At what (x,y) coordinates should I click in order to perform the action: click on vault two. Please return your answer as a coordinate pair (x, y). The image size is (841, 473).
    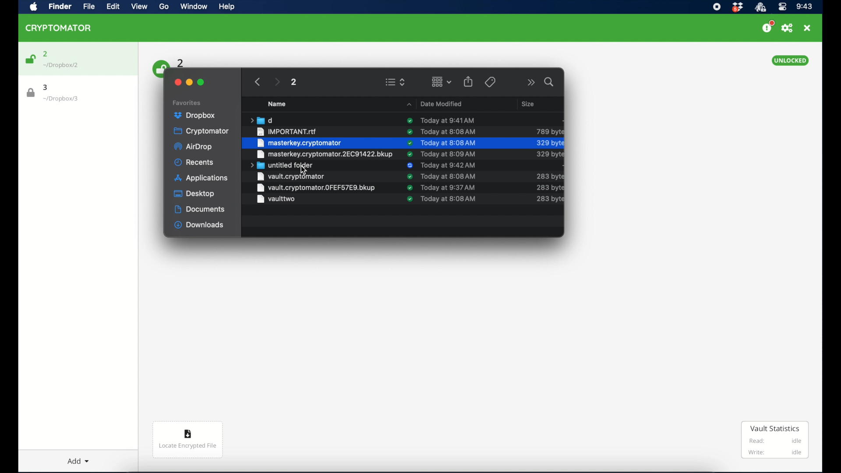
    Looking at the image, I should click on (316, 188).